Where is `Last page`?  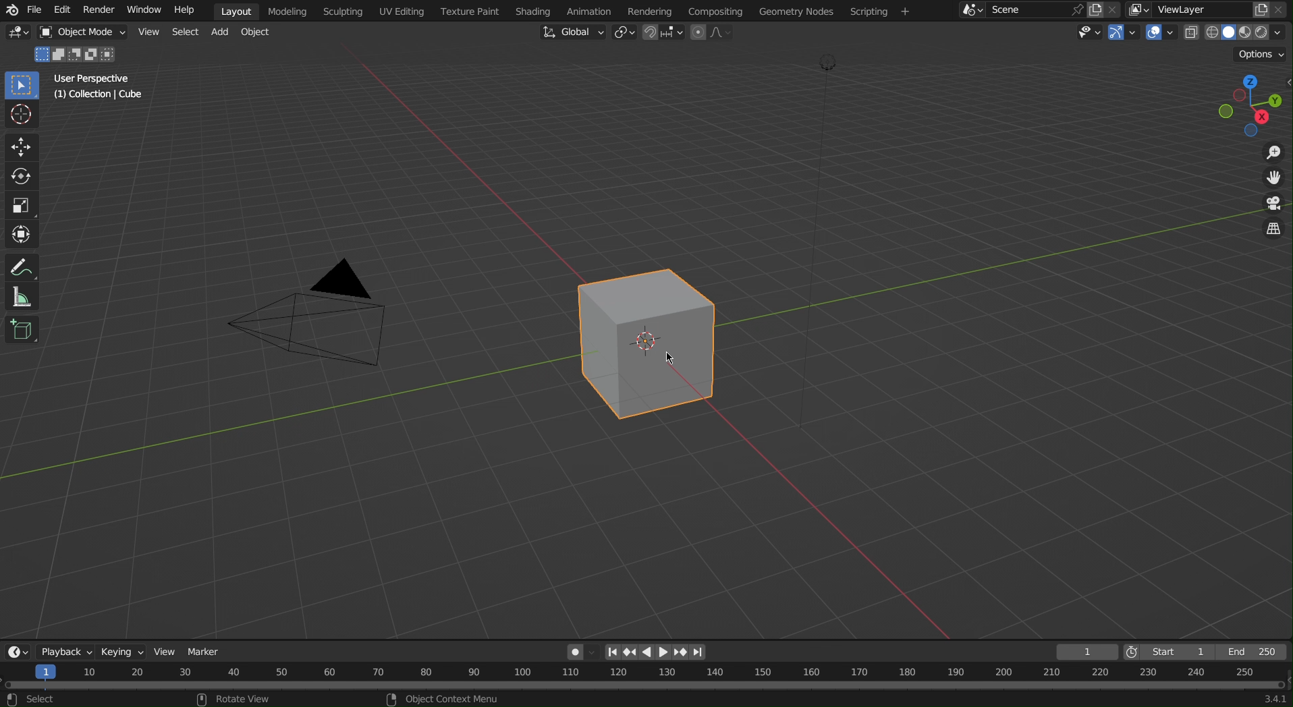
Last page is located at coordinates (697, 653).